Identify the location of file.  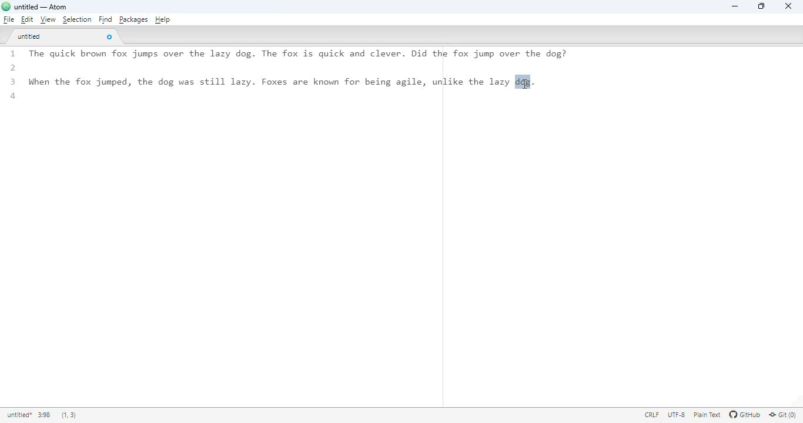
(8, 19).